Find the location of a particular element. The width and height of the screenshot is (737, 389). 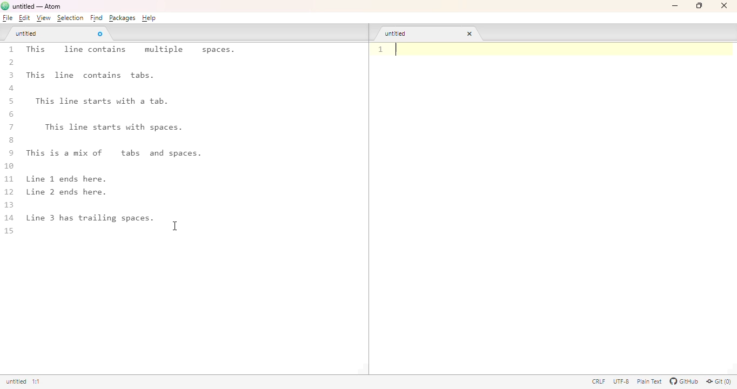

untitled is located at coordinates (398, 33).